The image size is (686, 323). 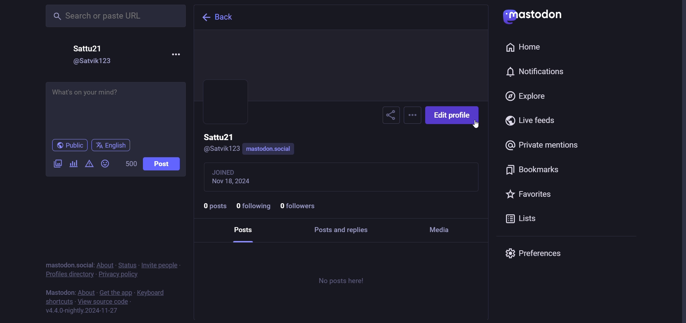 What do you see at coordinates (270, 149) in the screenshot?
I see `mastodon.social` at bounding box center [270, 149].